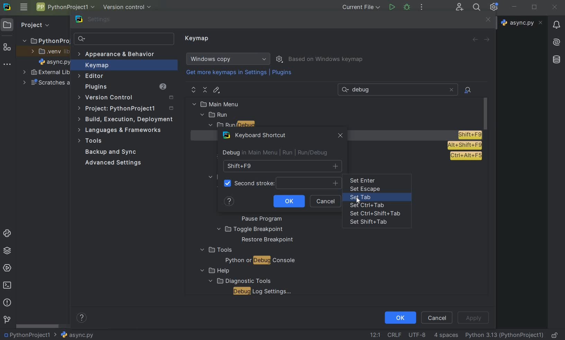 The height and width of the screenshot is (340, 565). What do you see at coordinates (557, 59) in the screenshot?
I see `database` at bounding box center [557, 59].